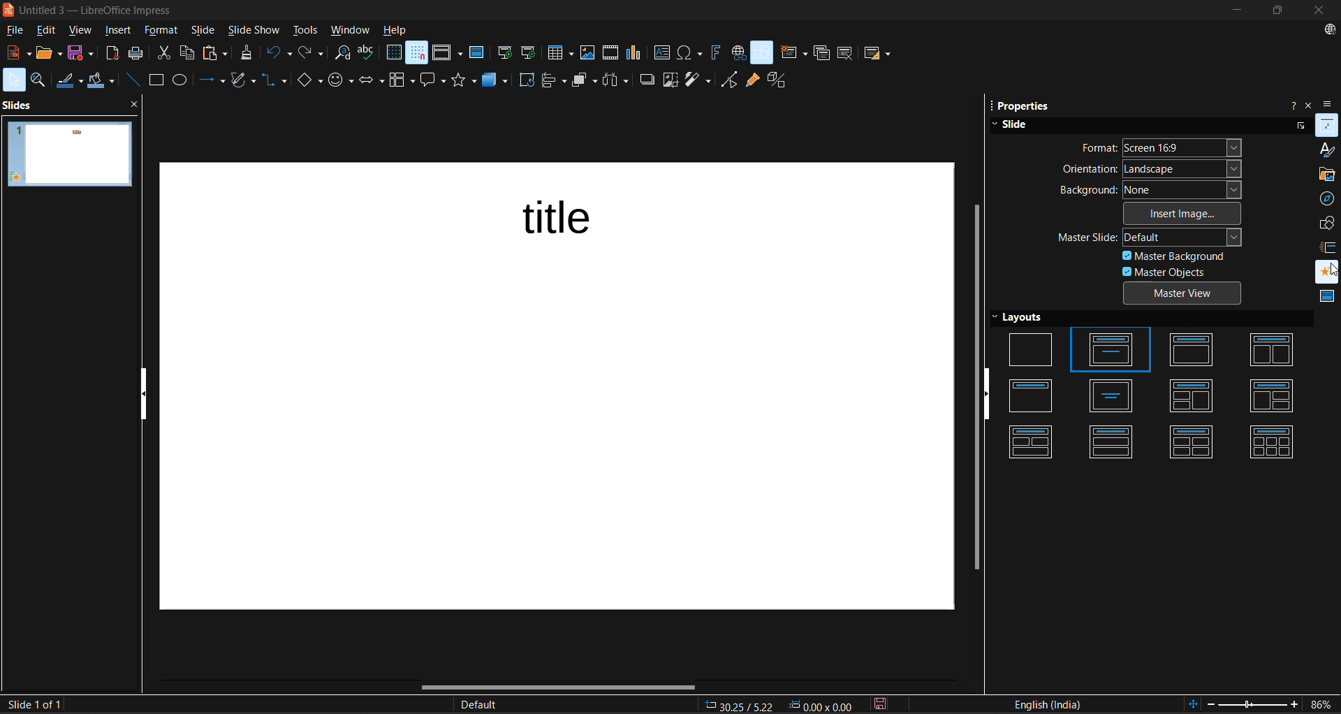 Image resolution: width=1341 pixels, height=714 pixels. I want to click on insert chart, so click(635, 53).